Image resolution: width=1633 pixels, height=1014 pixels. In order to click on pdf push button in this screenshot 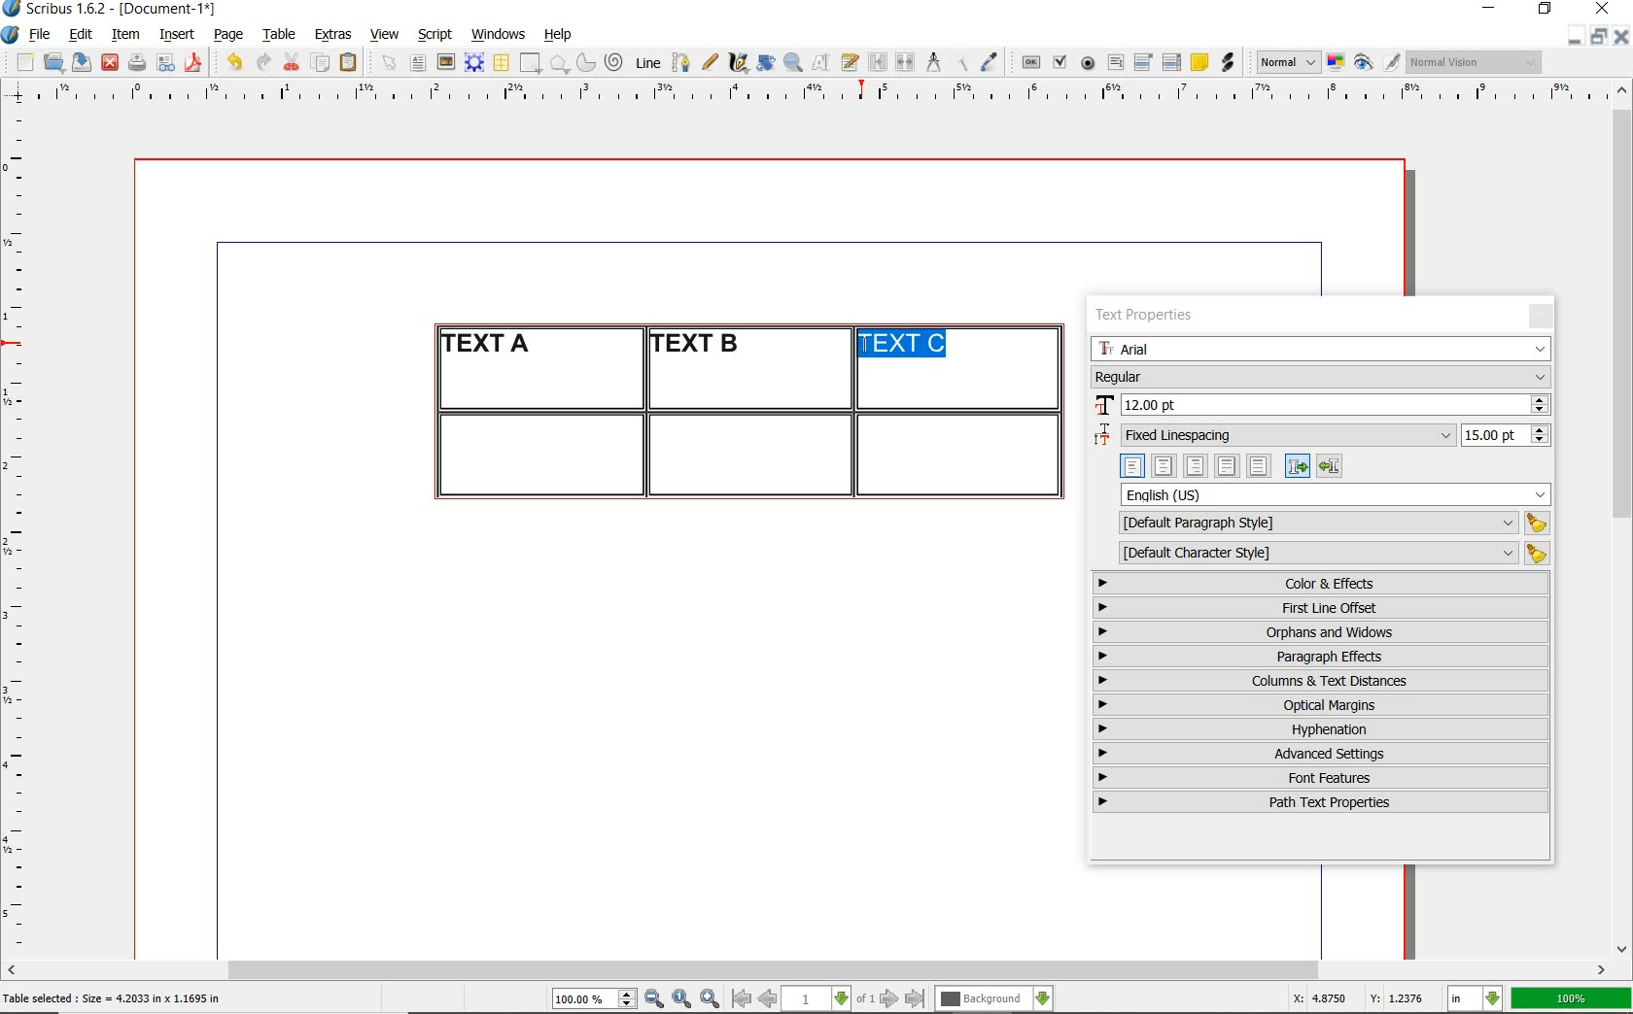, I will do `click(1031, 63)`.